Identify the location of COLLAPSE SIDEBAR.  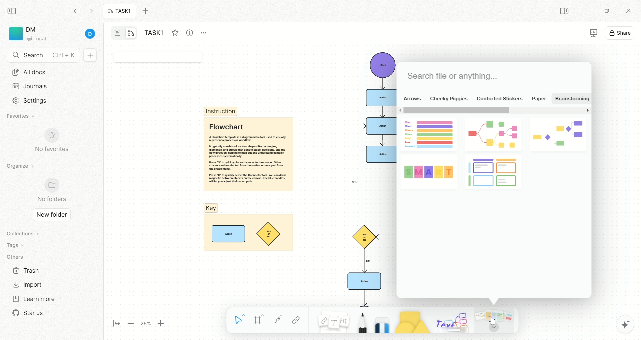
(565, 11).